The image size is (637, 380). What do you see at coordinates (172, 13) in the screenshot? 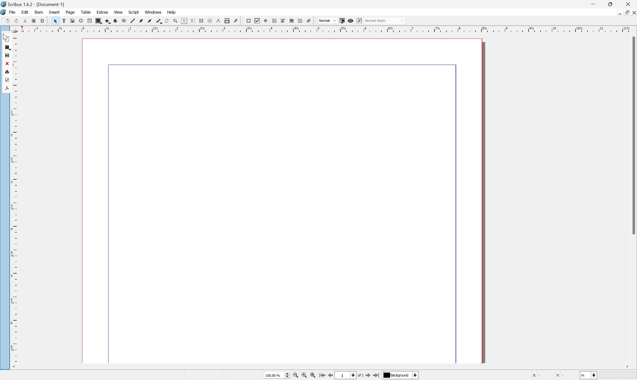
I see `Help` at bounding box center [172, 13].